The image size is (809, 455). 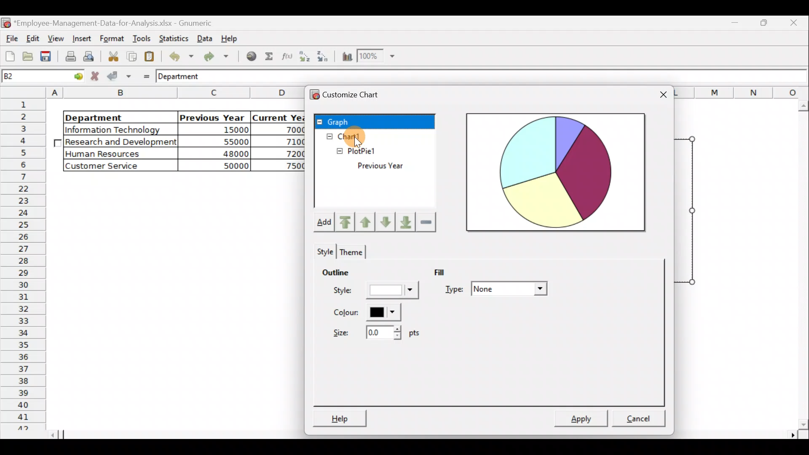 What do you see at coordinates (288, 129) in the screenshot?
I see `70000` at bounding box center [288, 129].